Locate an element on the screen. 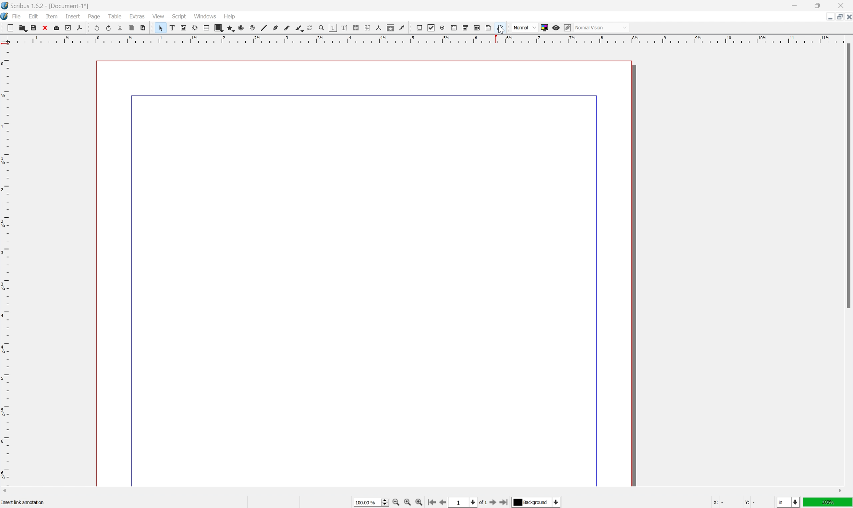 This screenshot has height=508, width=853. open is located at coordinates (23, 28).